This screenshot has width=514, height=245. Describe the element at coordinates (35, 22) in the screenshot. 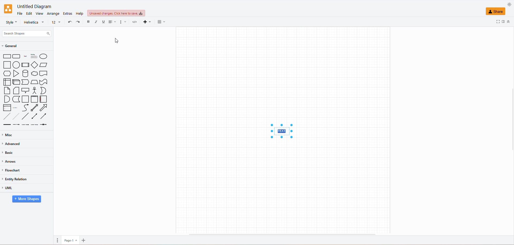

I see `font name` at that location.